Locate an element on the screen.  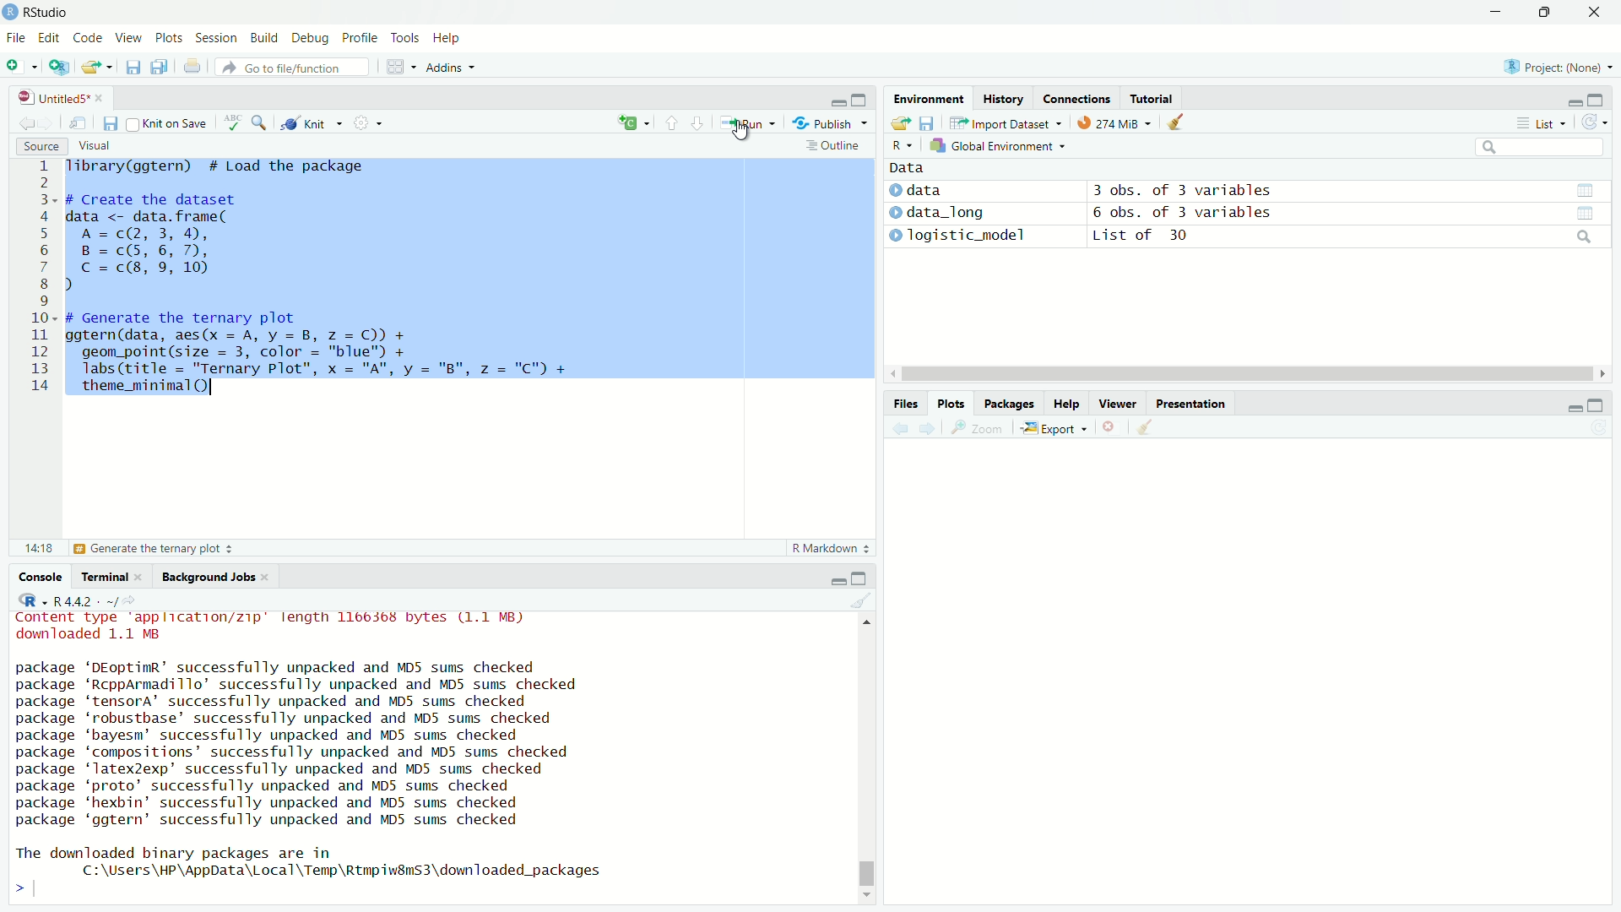
save is located at coordinates (110, 124).